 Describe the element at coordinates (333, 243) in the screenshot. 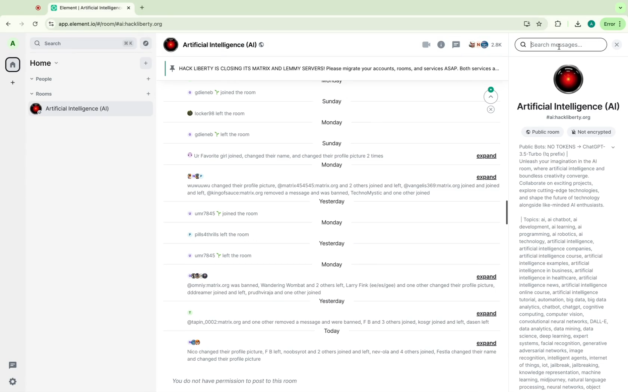

I see `day` at that location.